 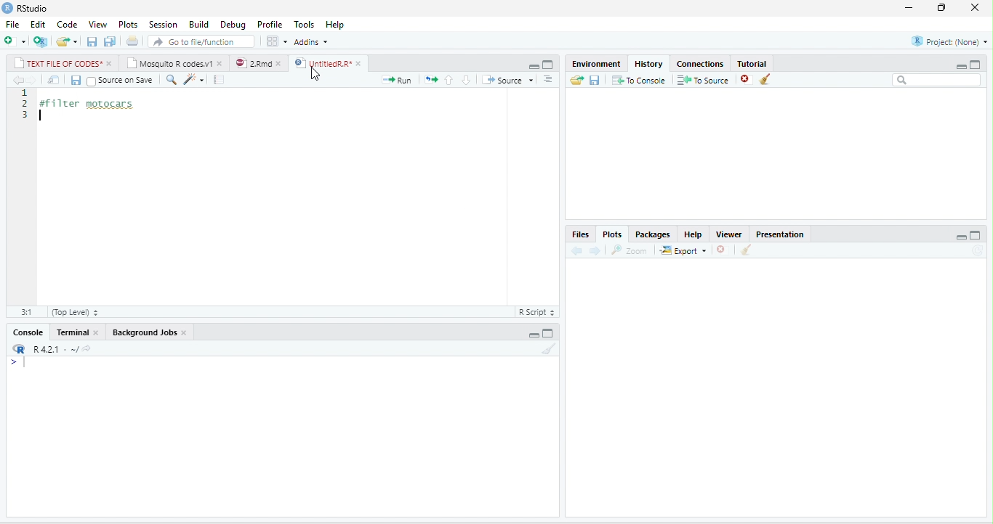 What do you see at coordinates (7, 8) in the screenshot?
I see `logo` at bounding box center [7, 8].